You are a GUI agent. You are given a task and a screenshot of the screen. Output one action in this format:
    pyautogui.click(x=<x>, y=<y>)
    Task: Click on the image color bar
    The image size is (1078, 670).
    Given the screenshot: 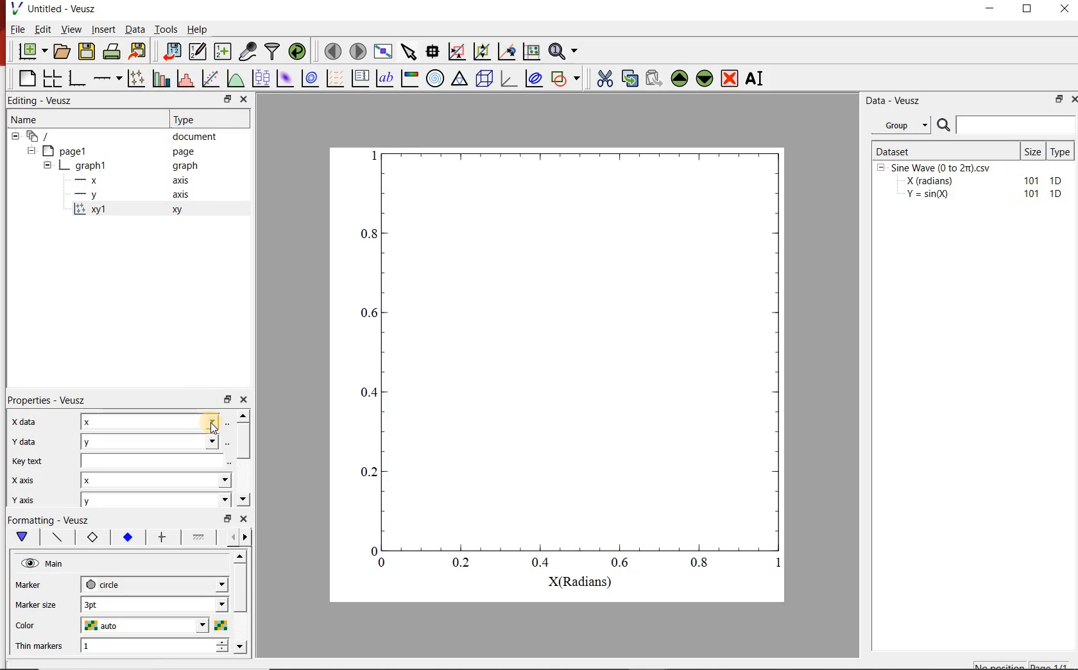 What is the action you would take?
    pyautogui.click(x=409, y=78)
    